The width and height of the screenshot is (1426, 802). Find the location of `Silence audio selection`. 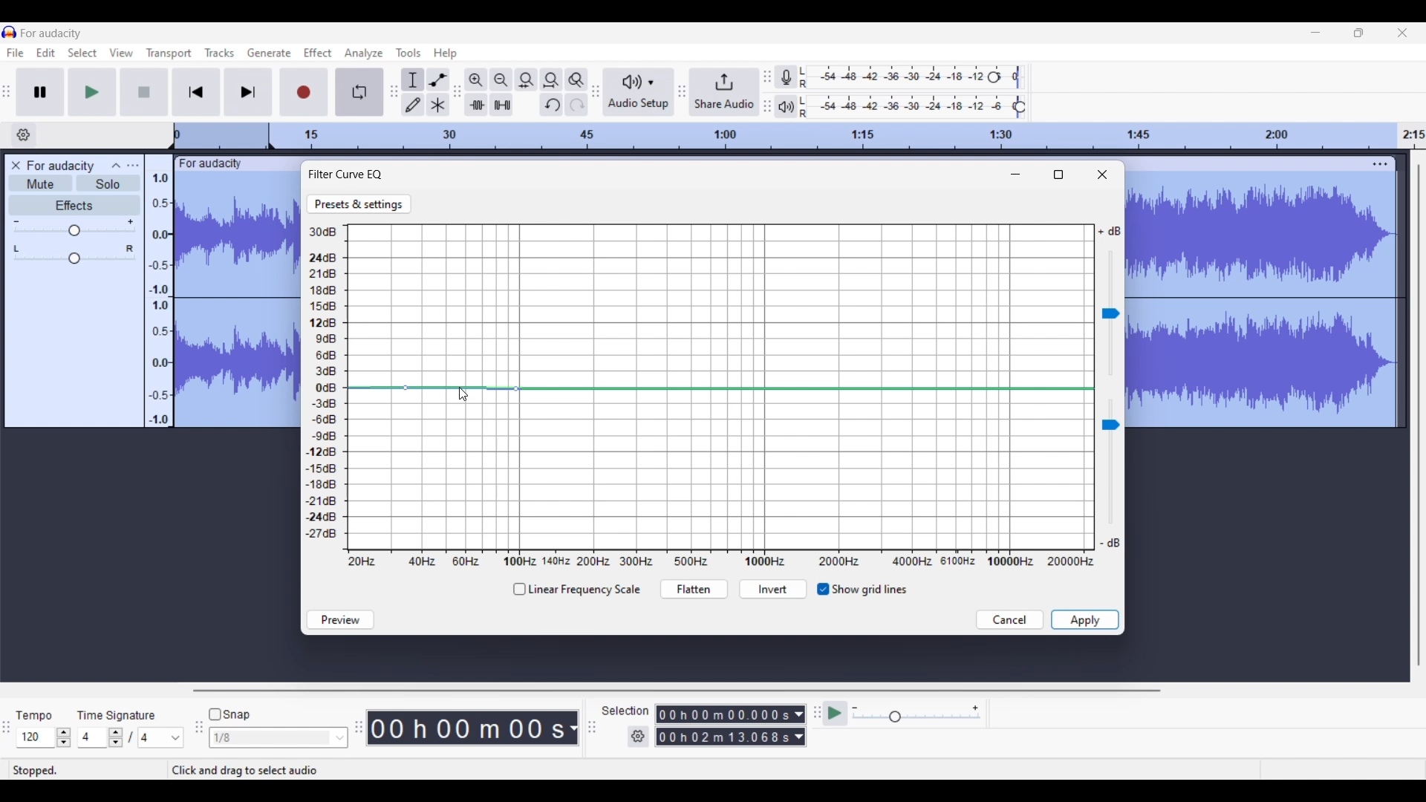

Silence audio selection is located at coordinates (501, 105).